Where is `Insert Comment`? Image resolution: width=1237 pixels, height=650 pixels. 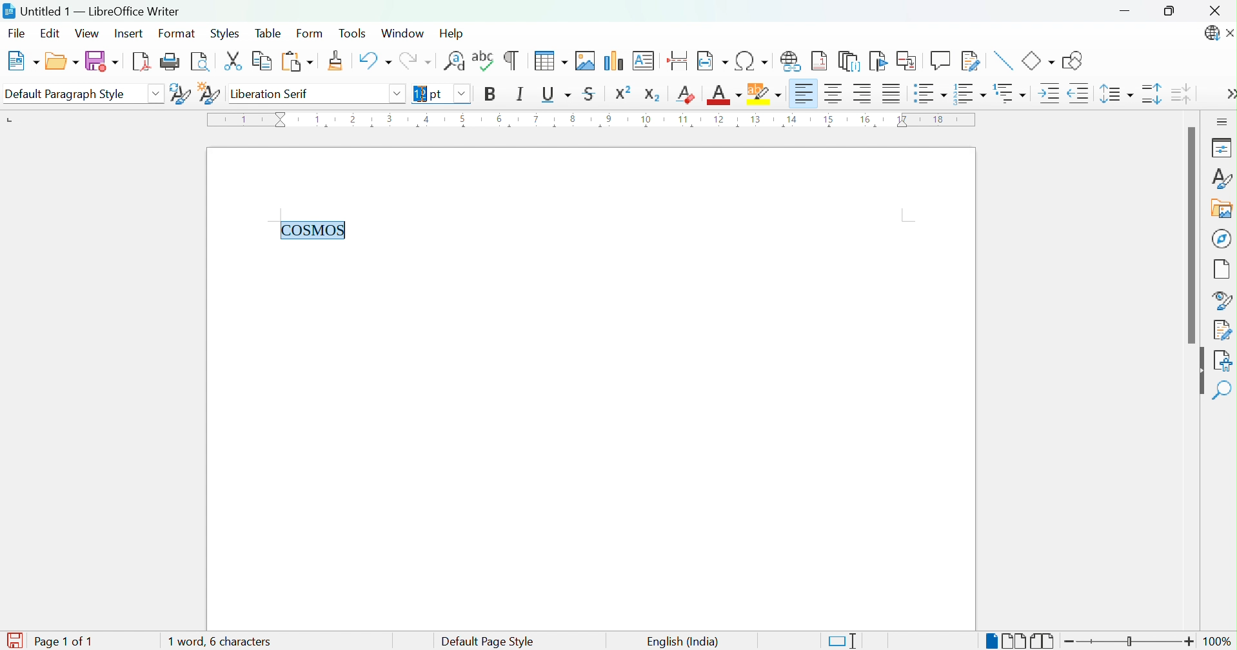
Insert Comment is located at coordinates (940, 61).